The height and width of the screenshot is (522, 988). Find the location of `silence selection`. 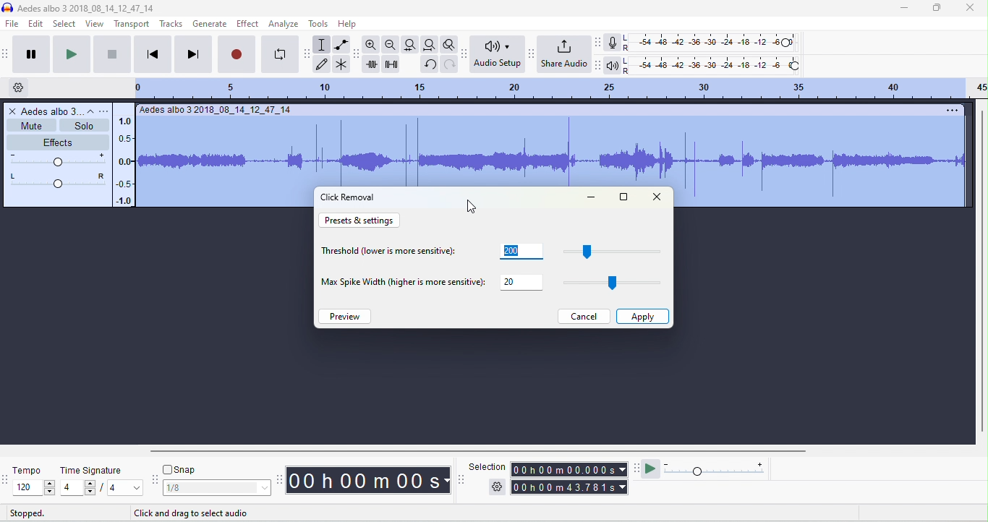

silence selection is located at coordinates (391, 64).